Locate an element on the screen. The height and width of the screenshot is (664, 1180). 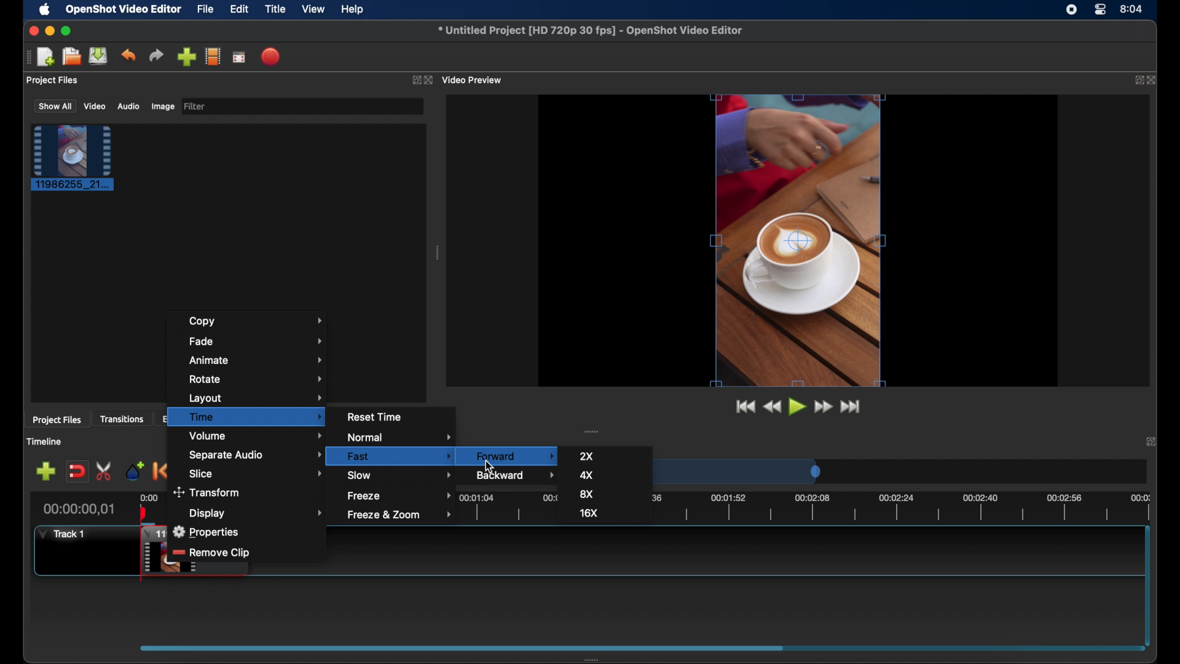
rewind is located at coordinates (773, 407).